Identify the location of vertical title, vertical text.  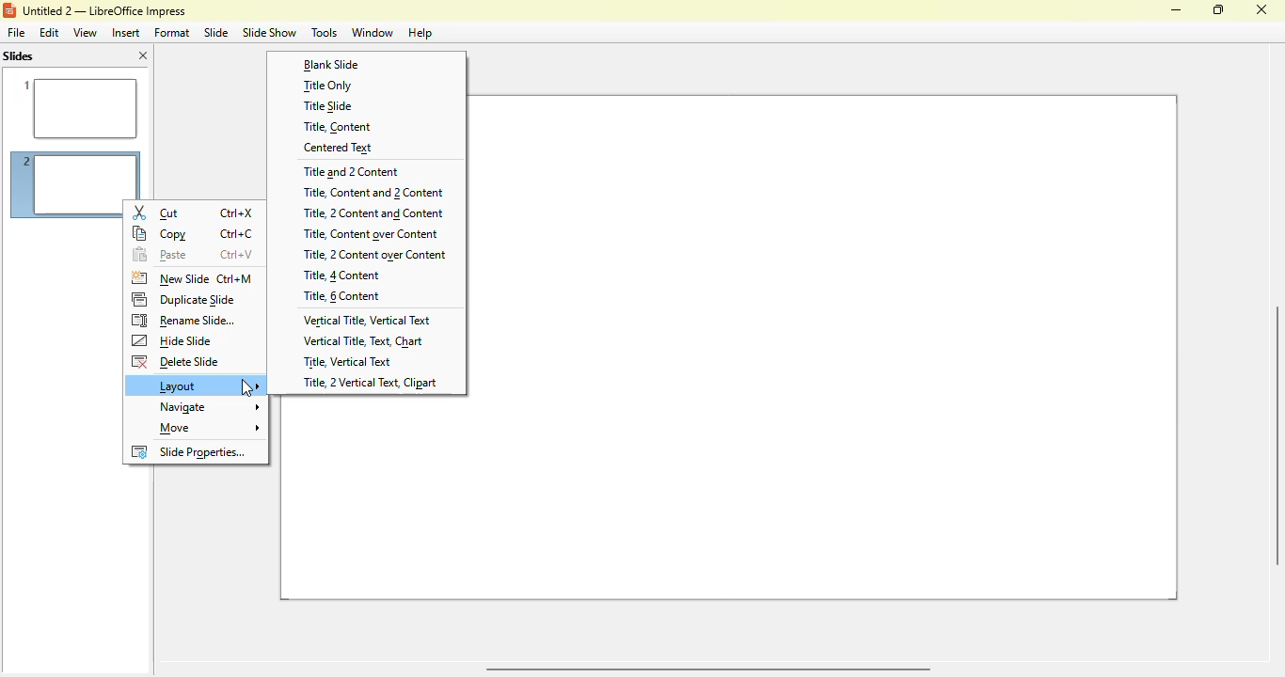
(365, 320).